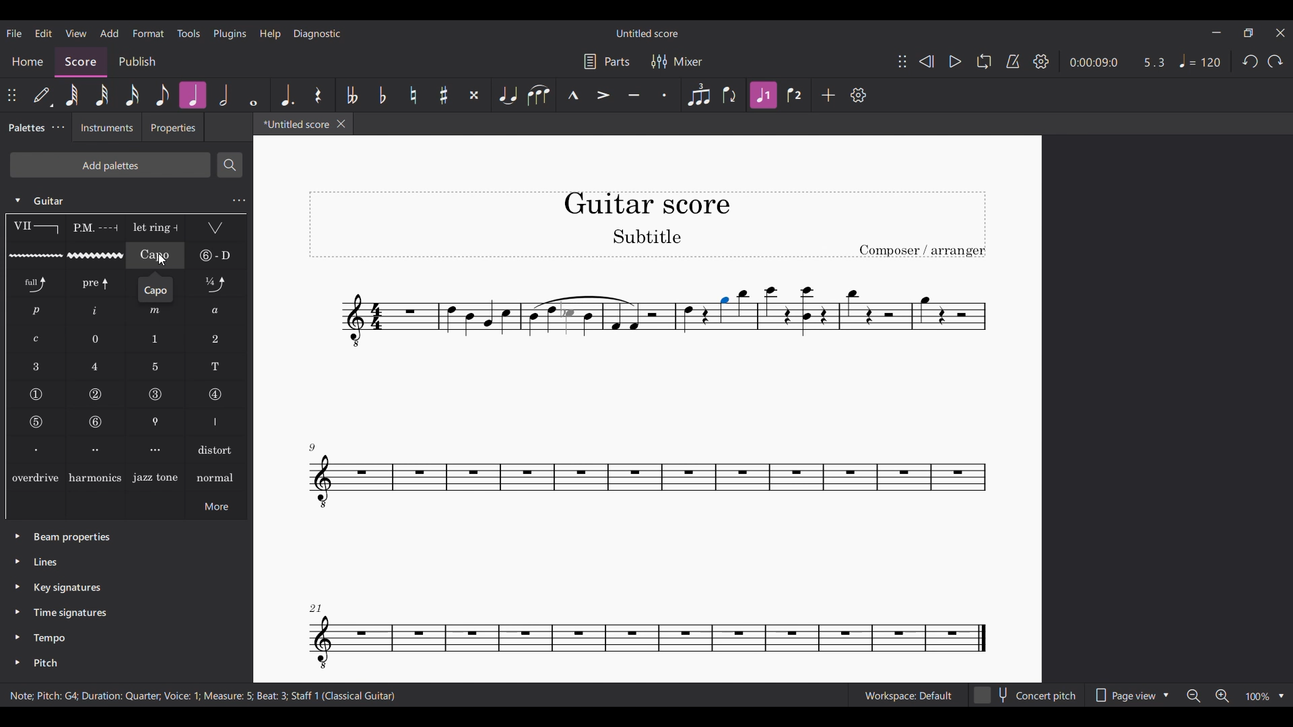 The image size is (1293, 727). I want to click on RH guitar fingering i, so click(96, 312).